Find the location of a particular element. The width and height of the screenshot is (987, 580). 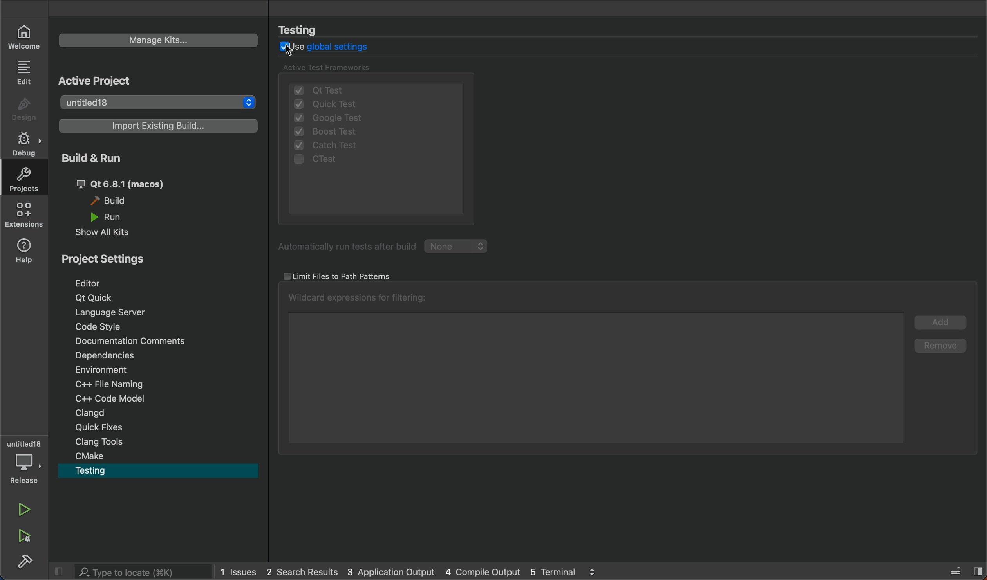

coding style is located at coordinates (158, 329).